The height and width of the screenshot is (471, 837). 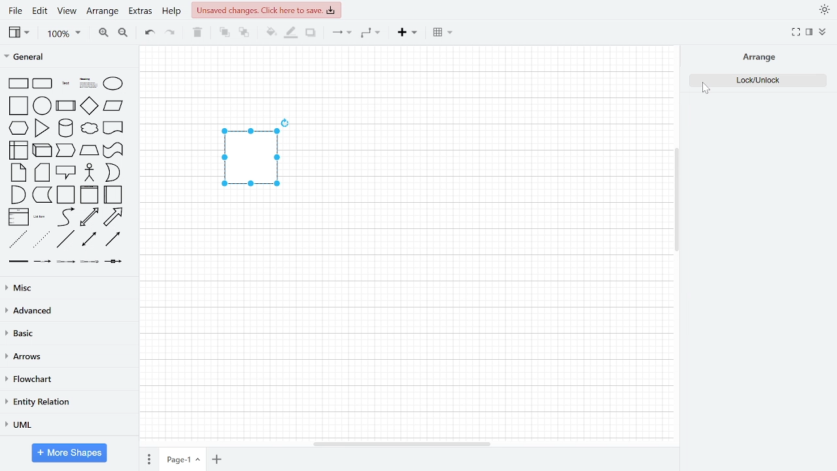 What do you see at coordinates (90, 217) in the screenshot?
I see `bidirectional arrow` at bounding box center [90, 217].